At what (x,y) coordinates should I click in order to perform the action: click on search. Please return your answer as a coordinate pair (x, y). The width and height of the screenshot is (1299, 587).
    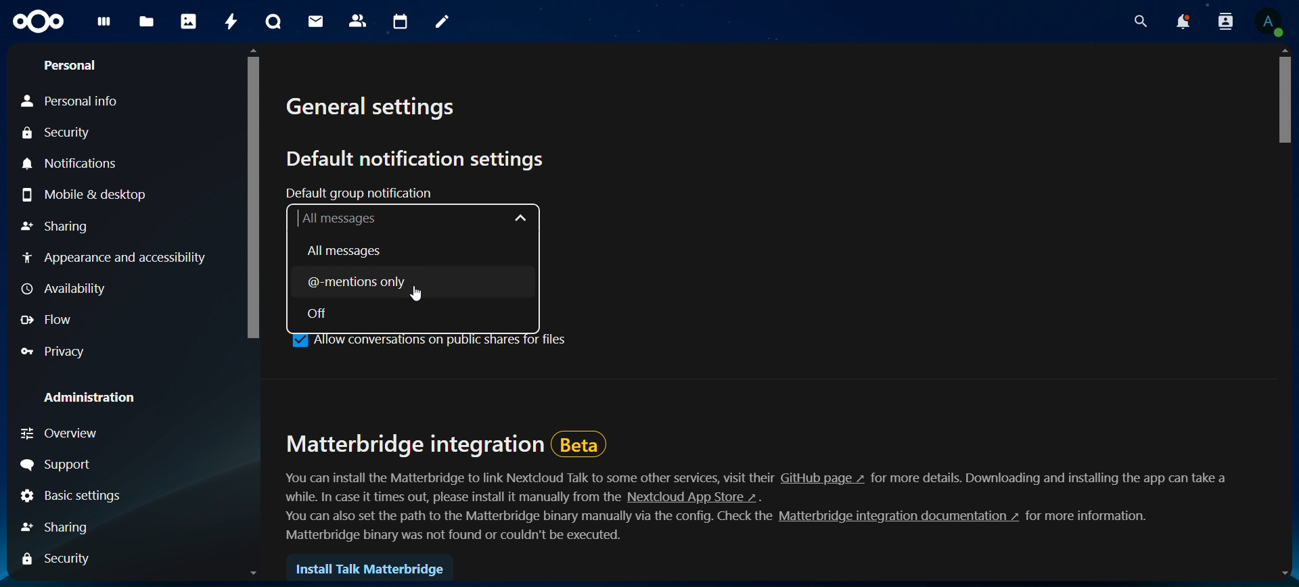
    Looking at the image, I should click on (1133, 20).